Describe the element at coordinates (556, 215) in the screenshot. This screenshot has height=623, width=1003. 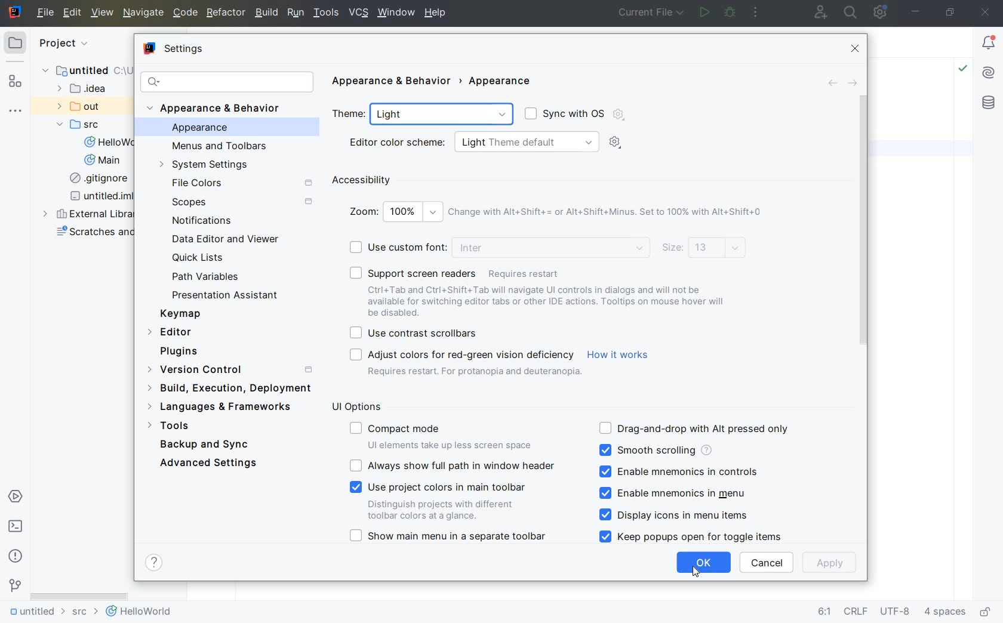
I see `Zoom:100% (zoom in or zoom out)` at that location.